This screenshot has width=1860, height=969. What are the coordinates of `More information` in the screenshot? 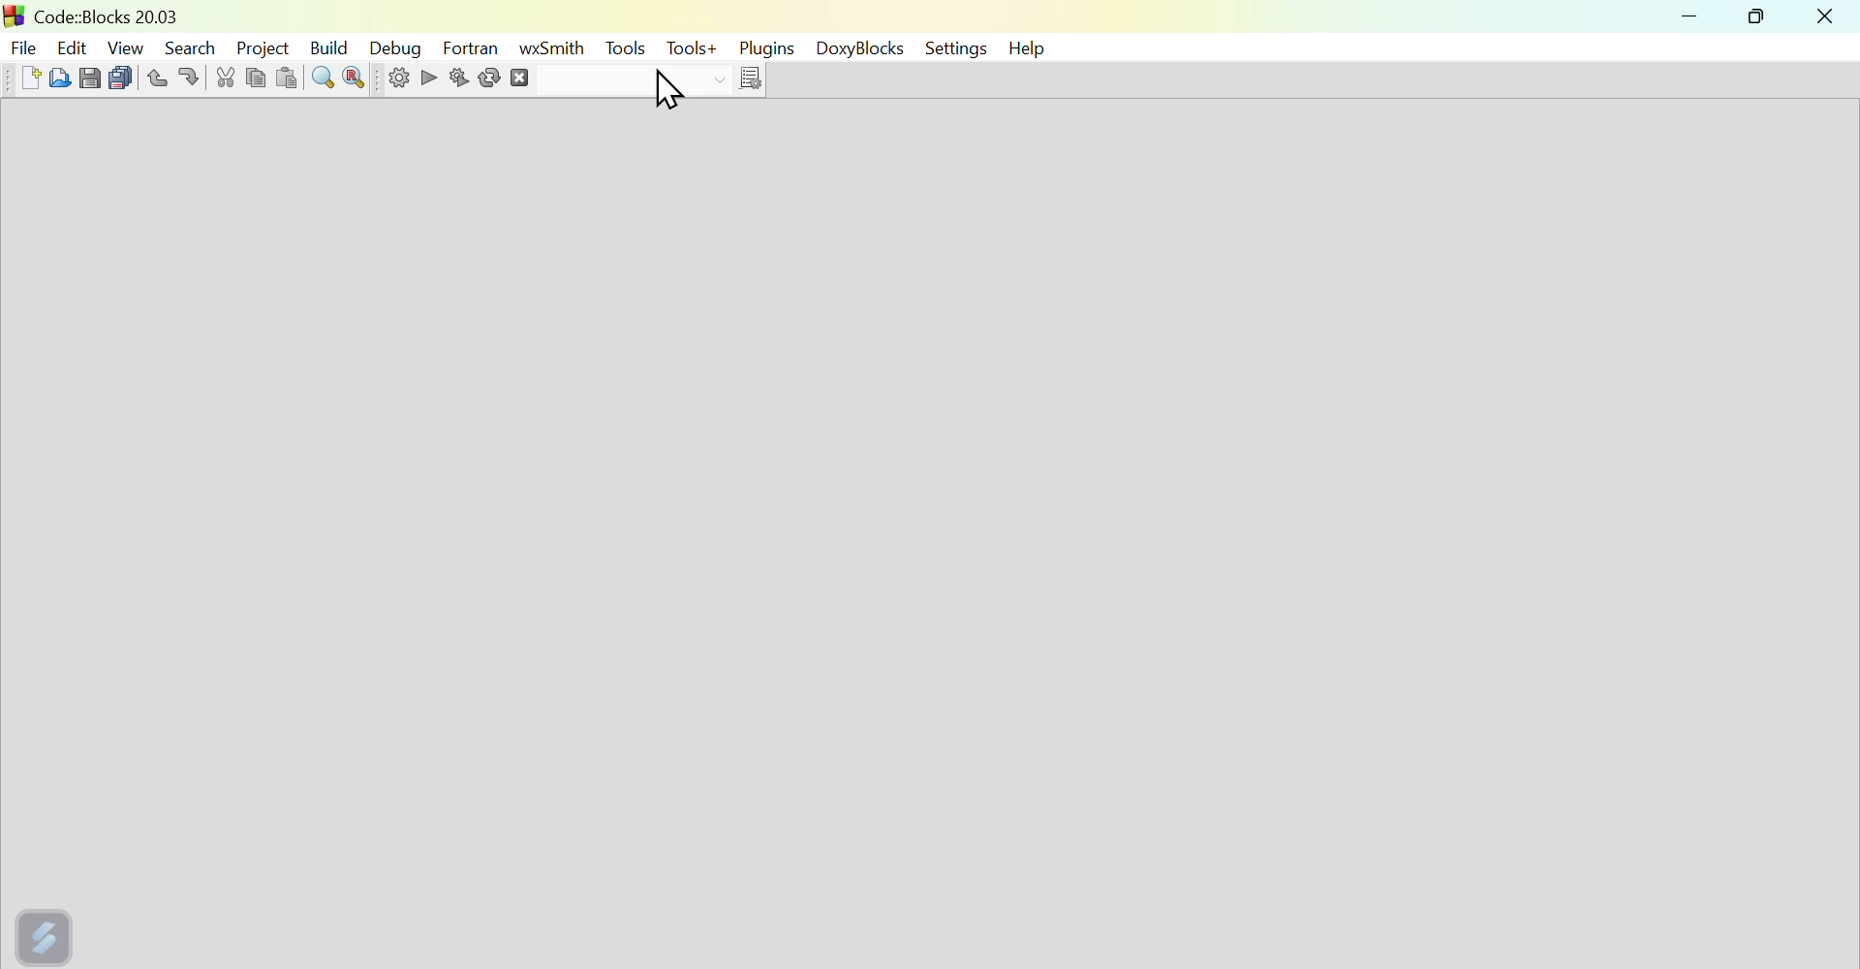 It's located at (739, 80).